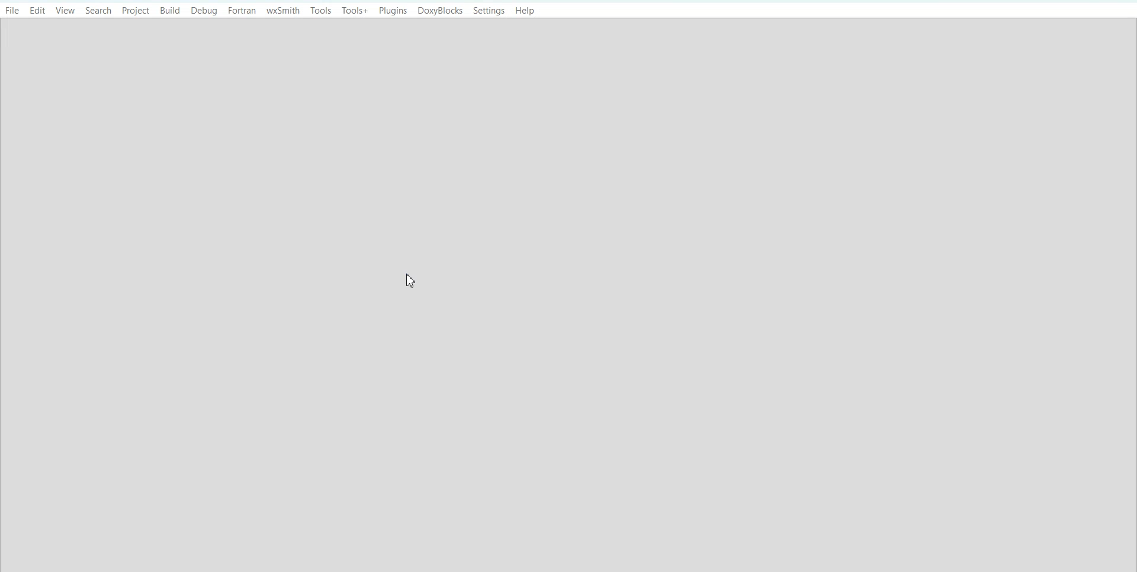 This screenshot has width=1137, height=572. I want to click on Help, so click(525, 11).